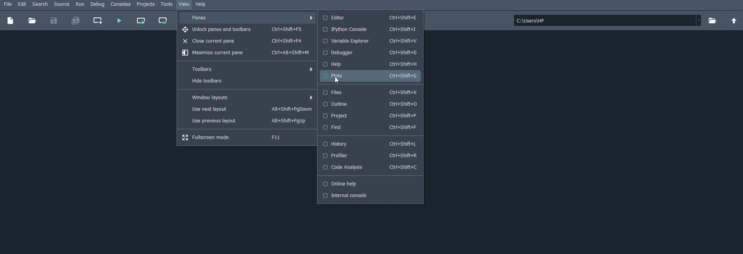 The image size is (743, 254). I want to click on Hide toolbars, so click(216, 82).